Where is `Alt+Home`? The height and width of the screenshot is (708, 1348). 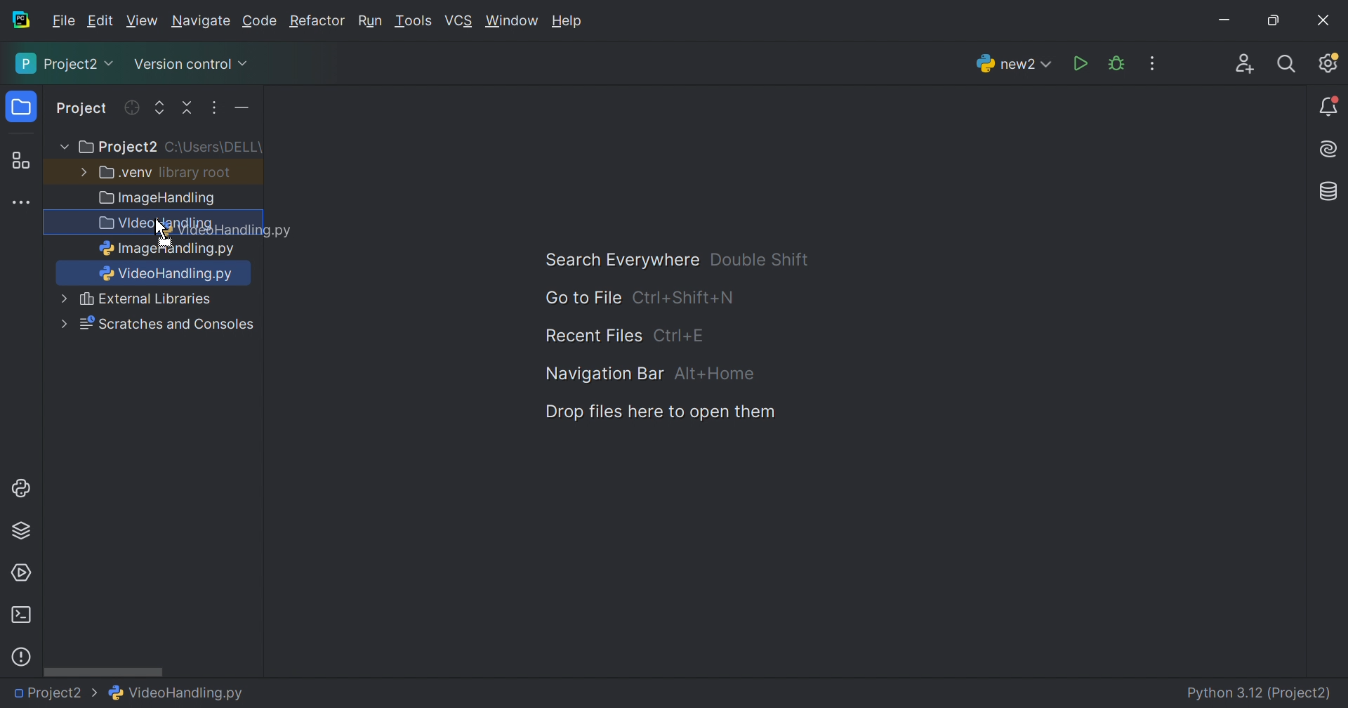 Alt+Home is located at coordinates (717, 374).